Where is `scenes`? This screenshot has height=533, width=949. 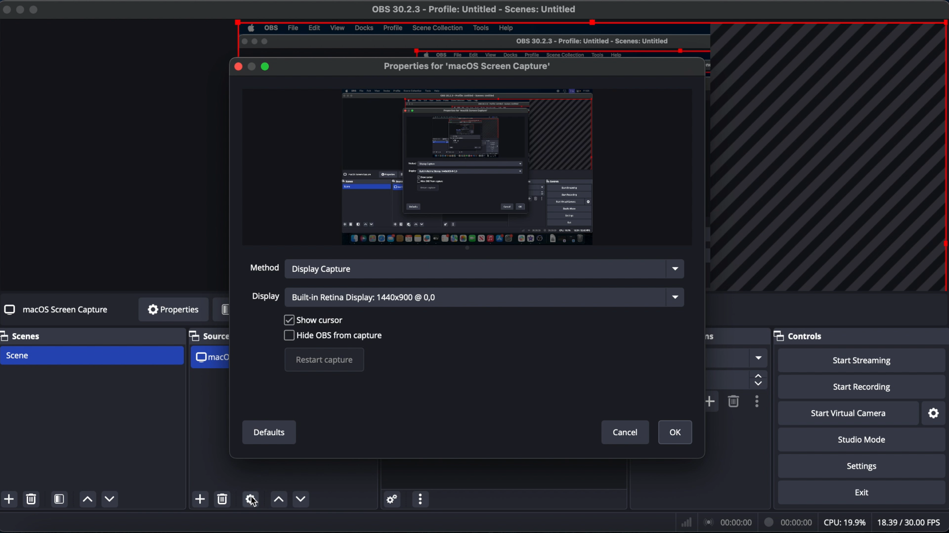
scenes is located at coordinates (24, 336).